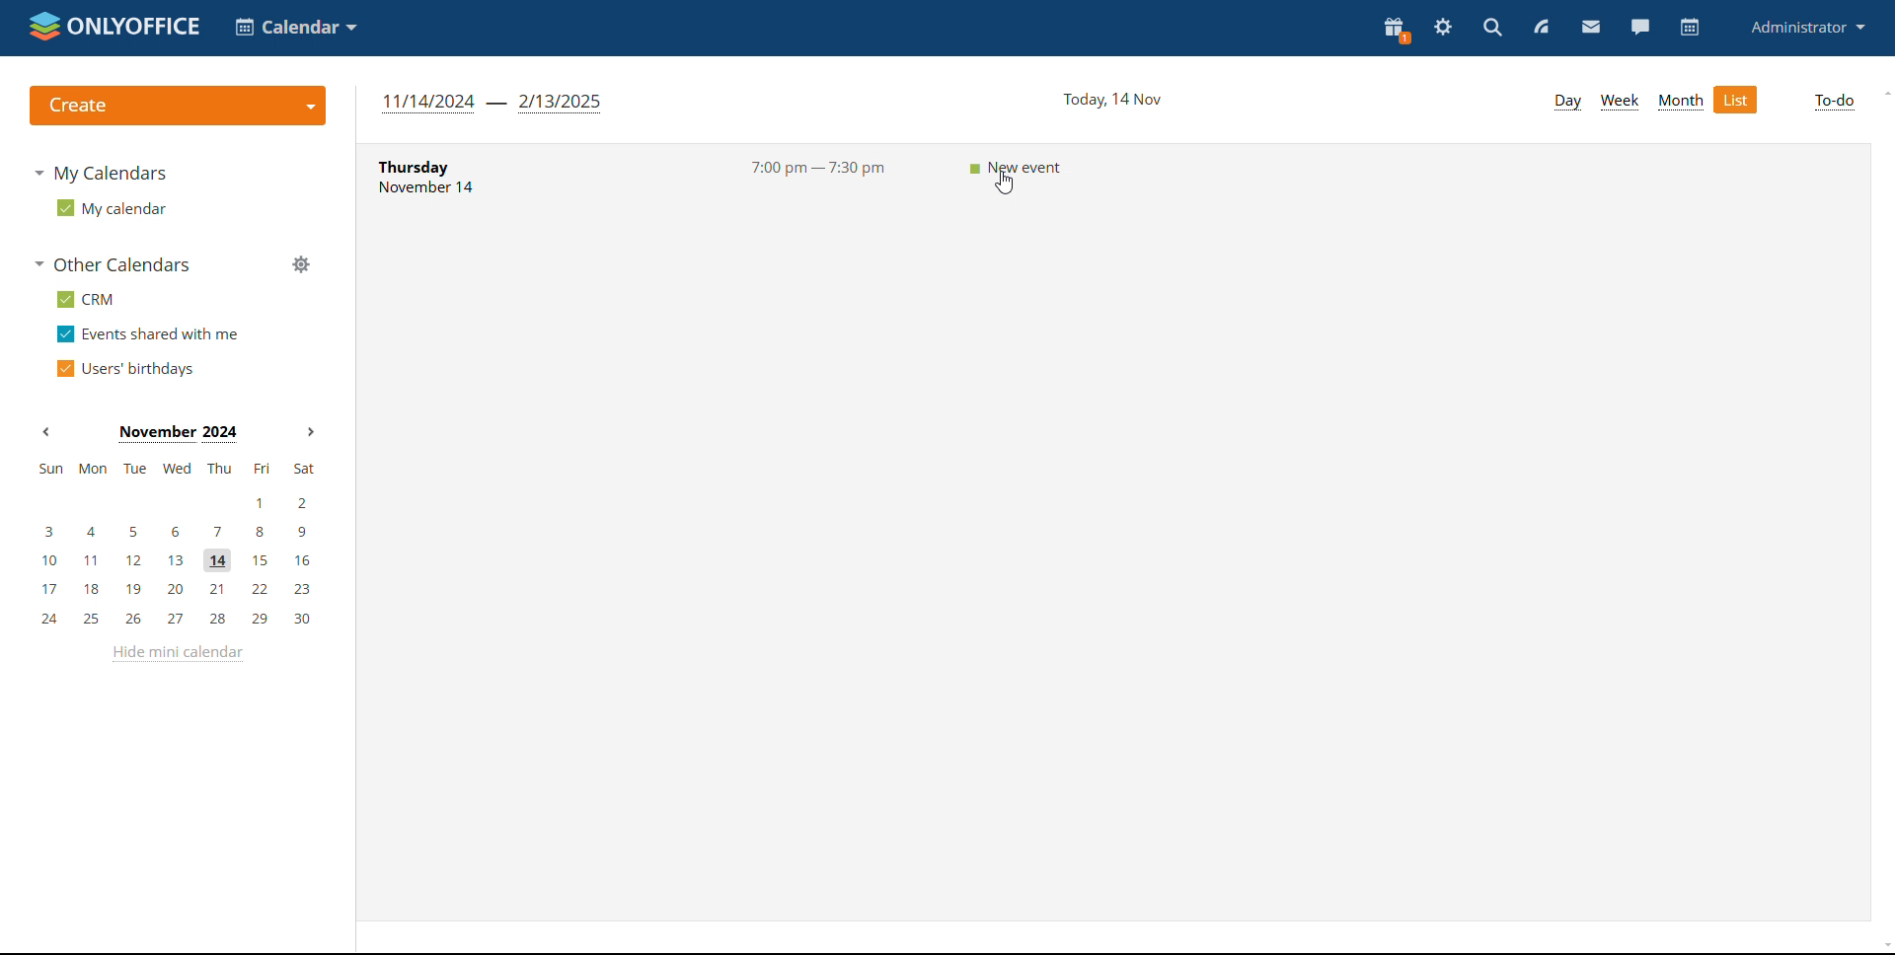  What do you see at coordinates (122, 369) in the screenshot?
I see `users' birthdays` at bounding box center [122, 369].